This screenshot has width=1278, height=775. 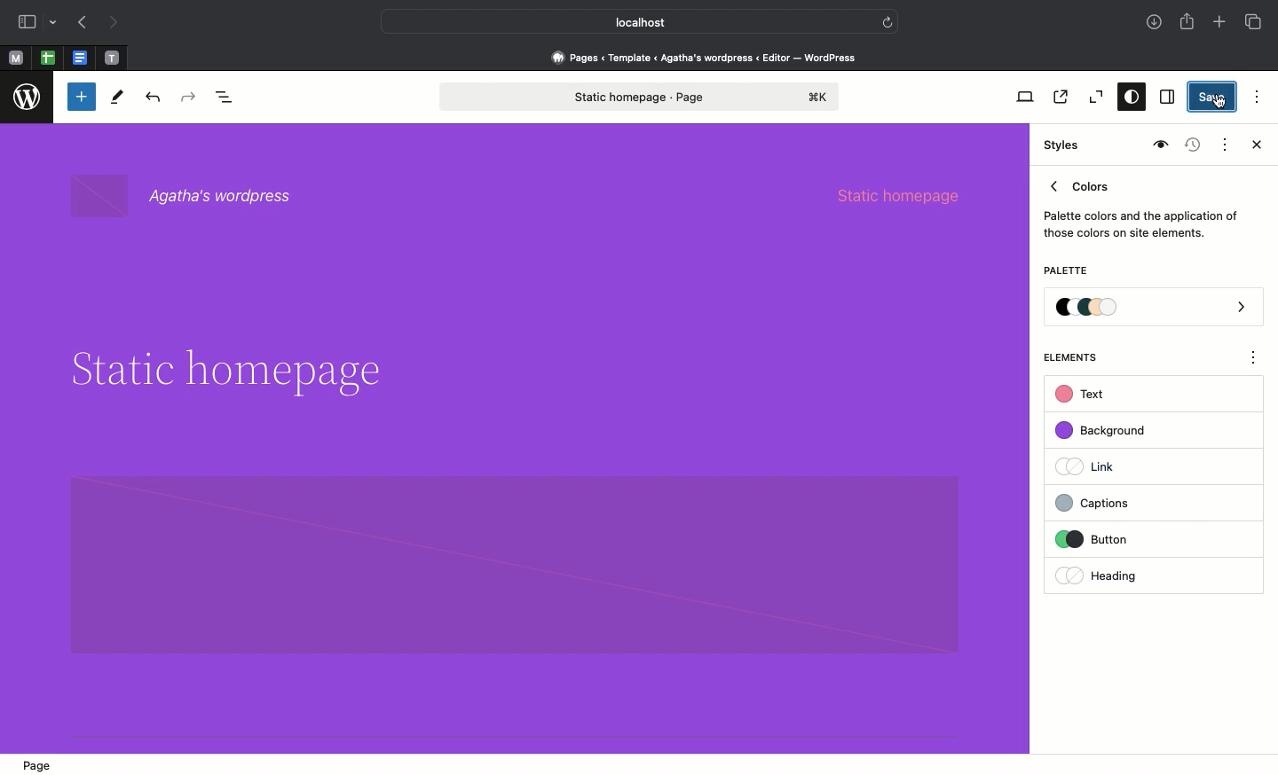 I want to click on Redo, so click(x=191, y=98).